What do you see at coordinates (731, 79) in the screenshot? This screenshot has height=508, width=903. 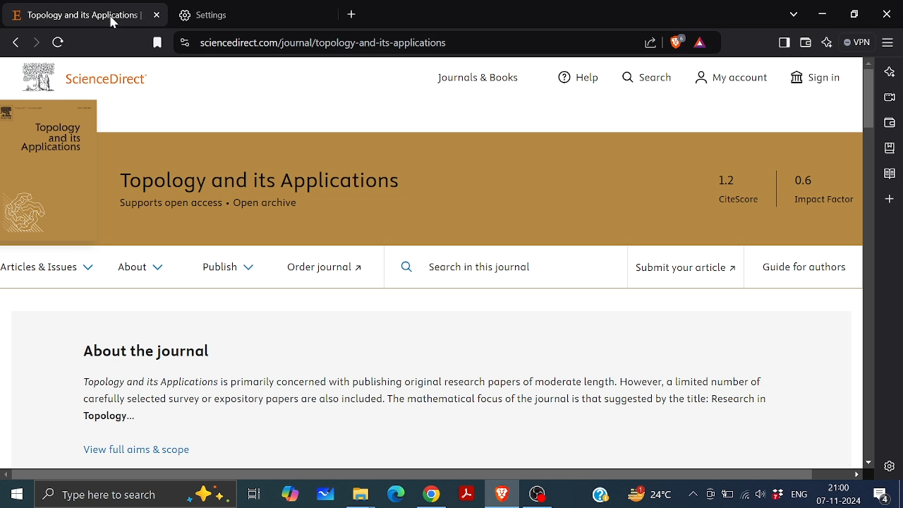 I see ` My account` at bounding box center [731, 79].